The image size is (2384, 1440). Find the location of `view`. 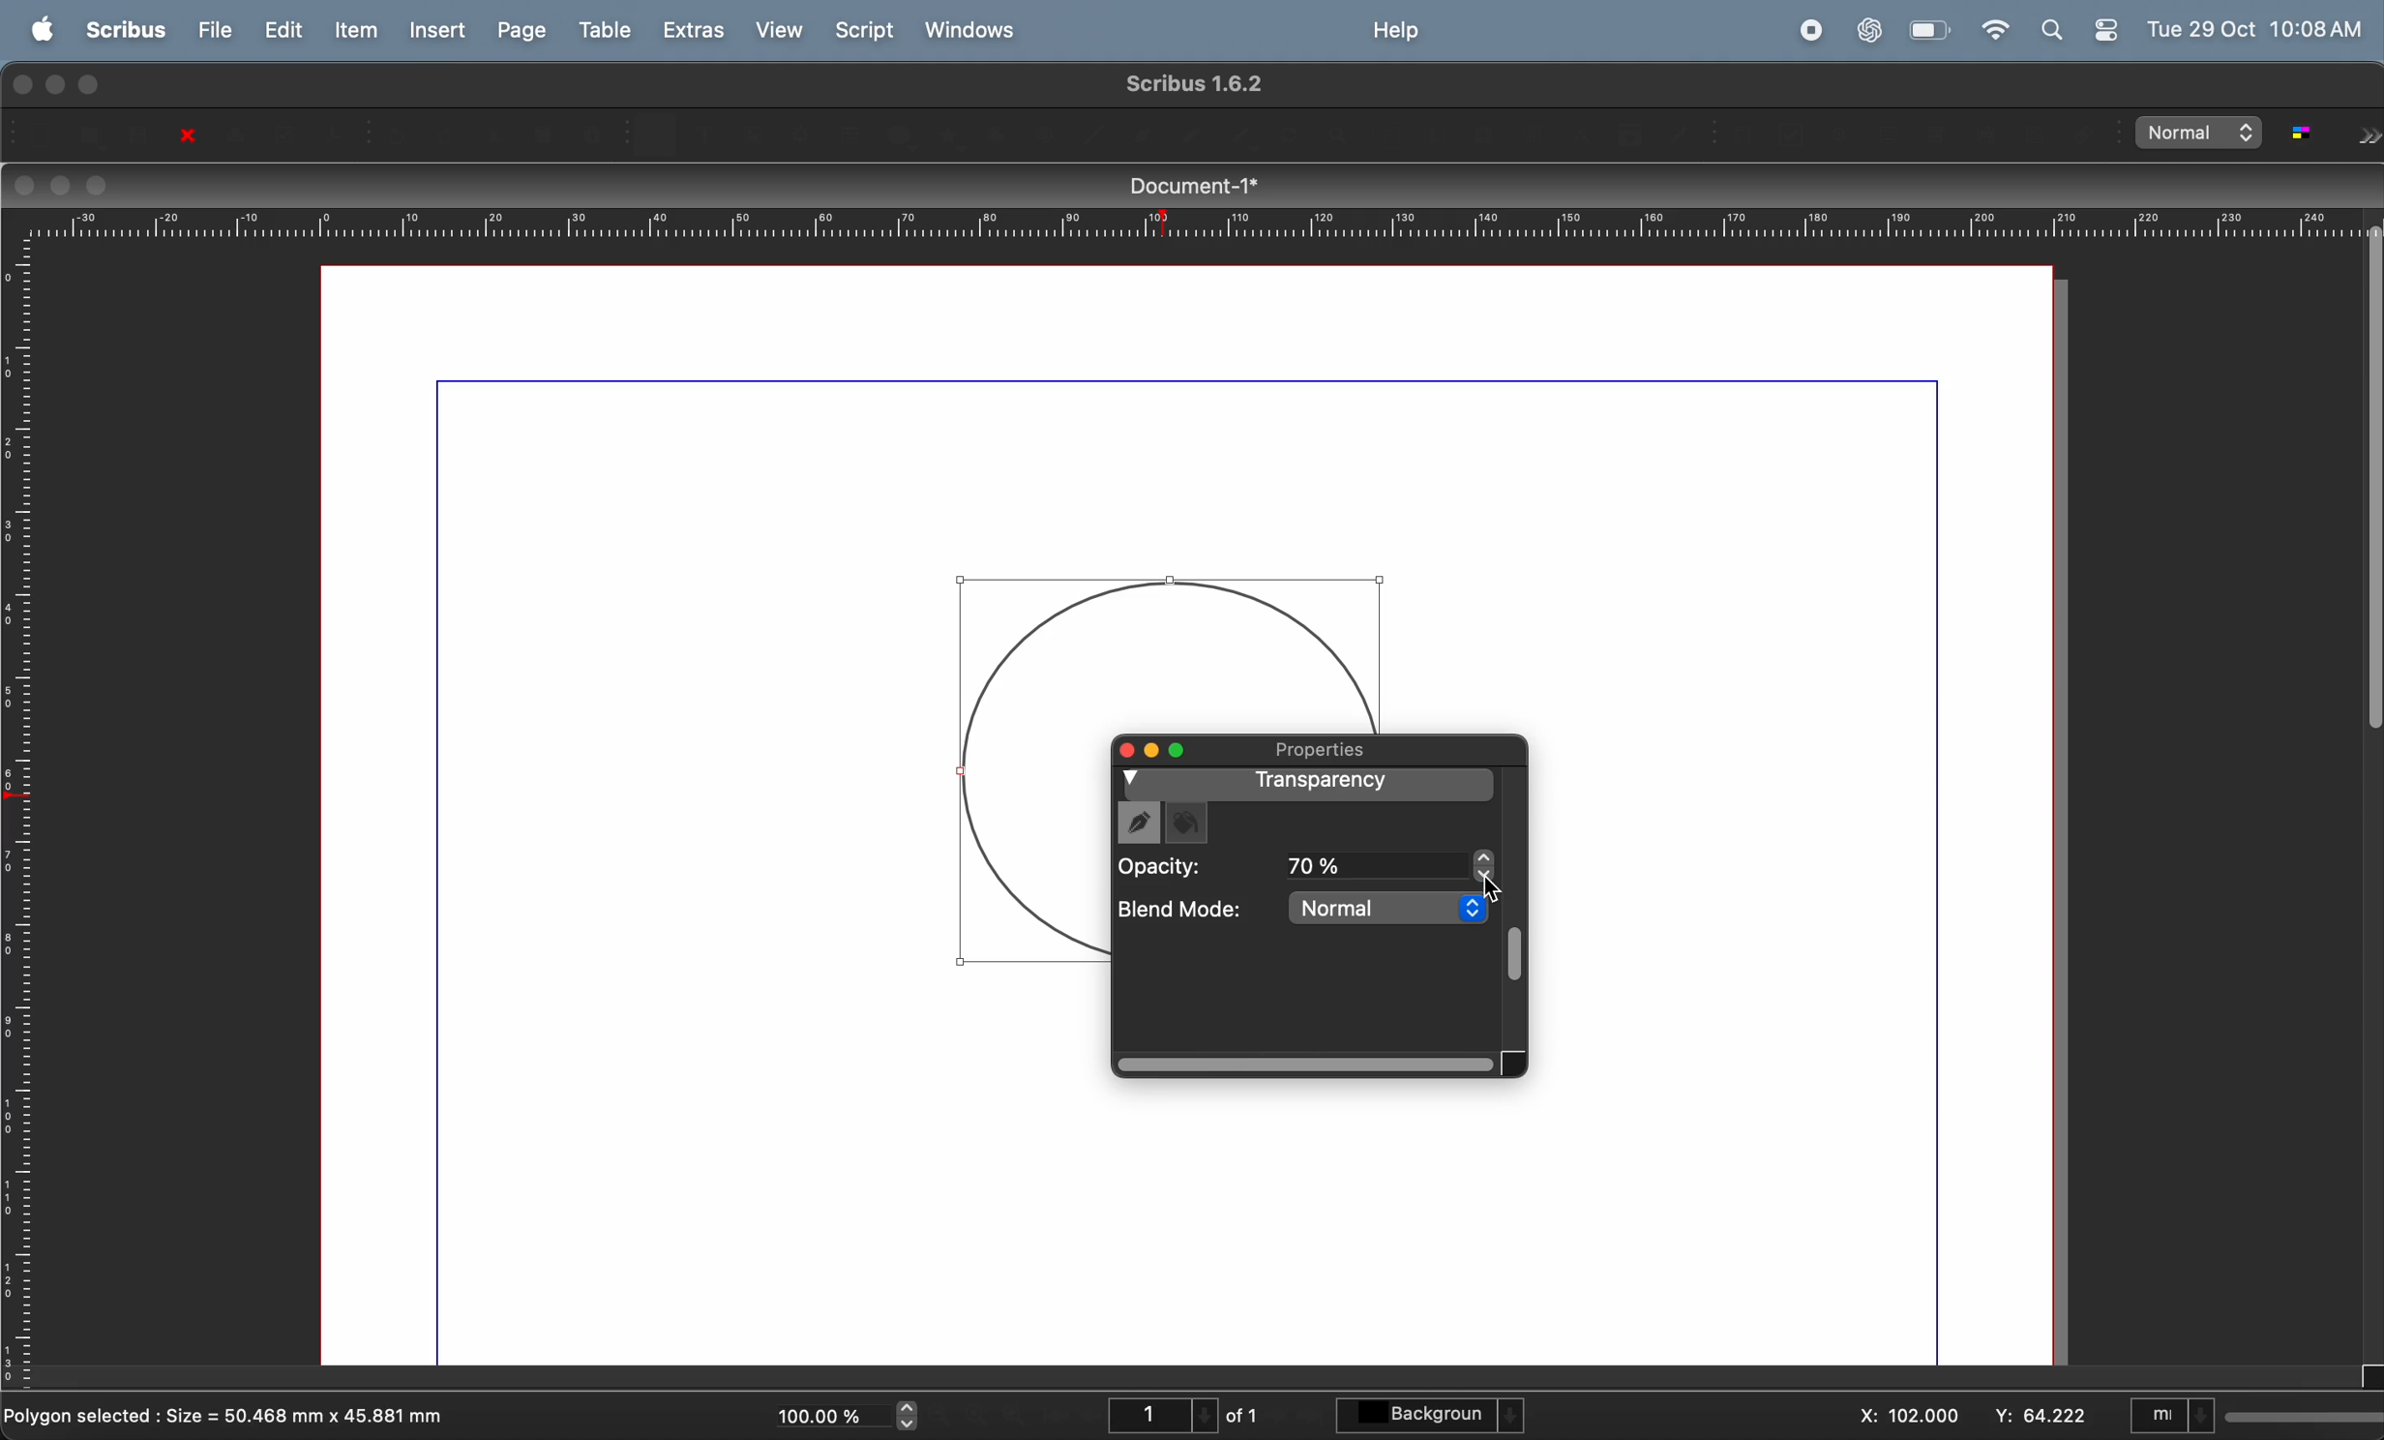

view is located at coordinates (780, 30).